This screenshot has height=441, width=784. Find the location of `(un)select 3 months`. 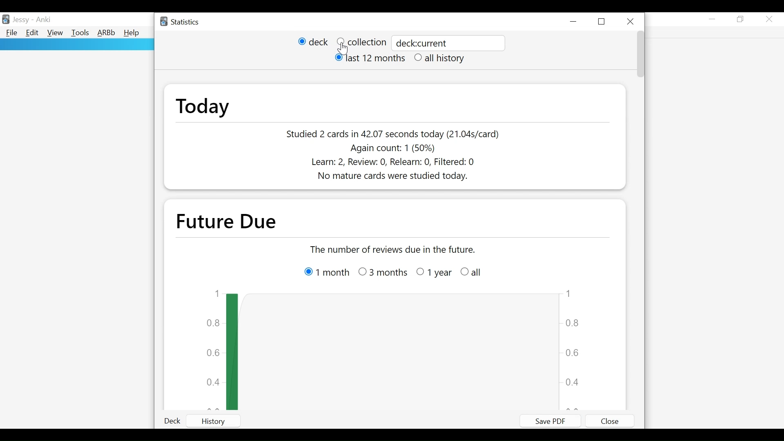

(un)select 3 months is located at coordinates (383, 273).